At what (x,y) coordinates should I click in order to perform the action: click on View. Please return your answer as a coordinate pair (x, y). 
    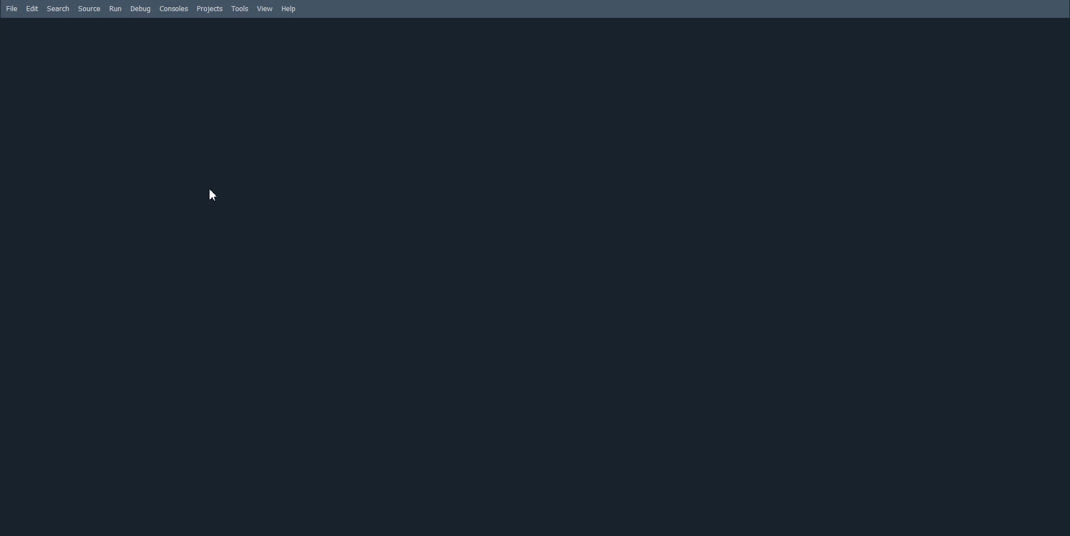
    Looking at the image, I should click on (265, 8).